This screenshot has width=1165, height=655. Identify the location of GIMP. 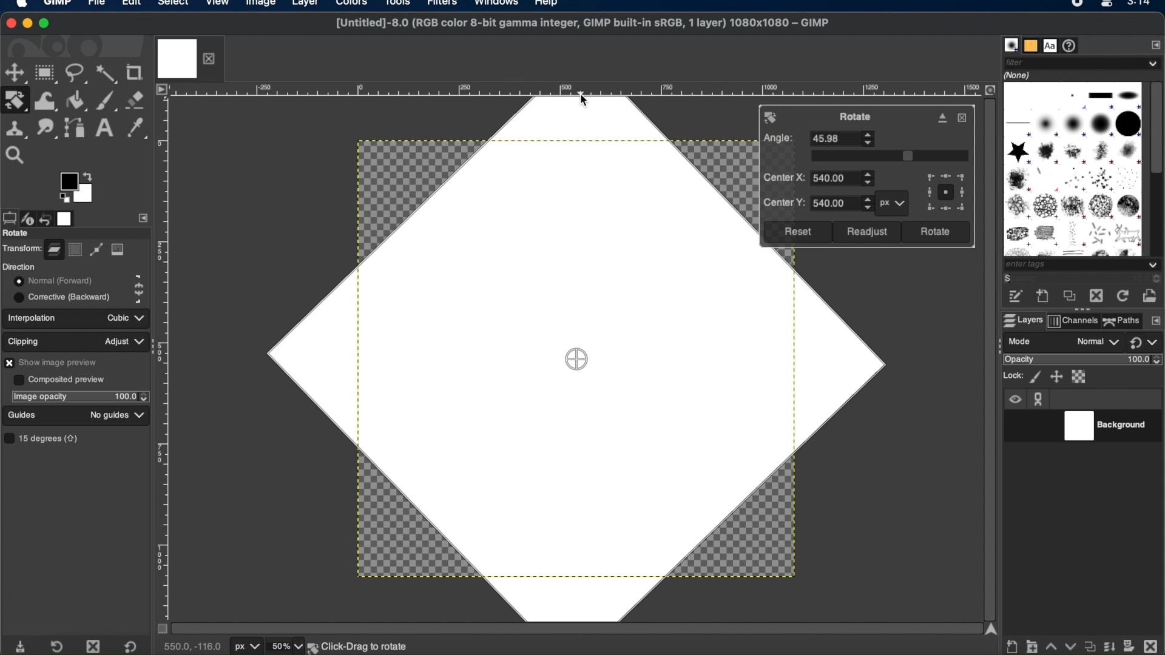
(59, 5).